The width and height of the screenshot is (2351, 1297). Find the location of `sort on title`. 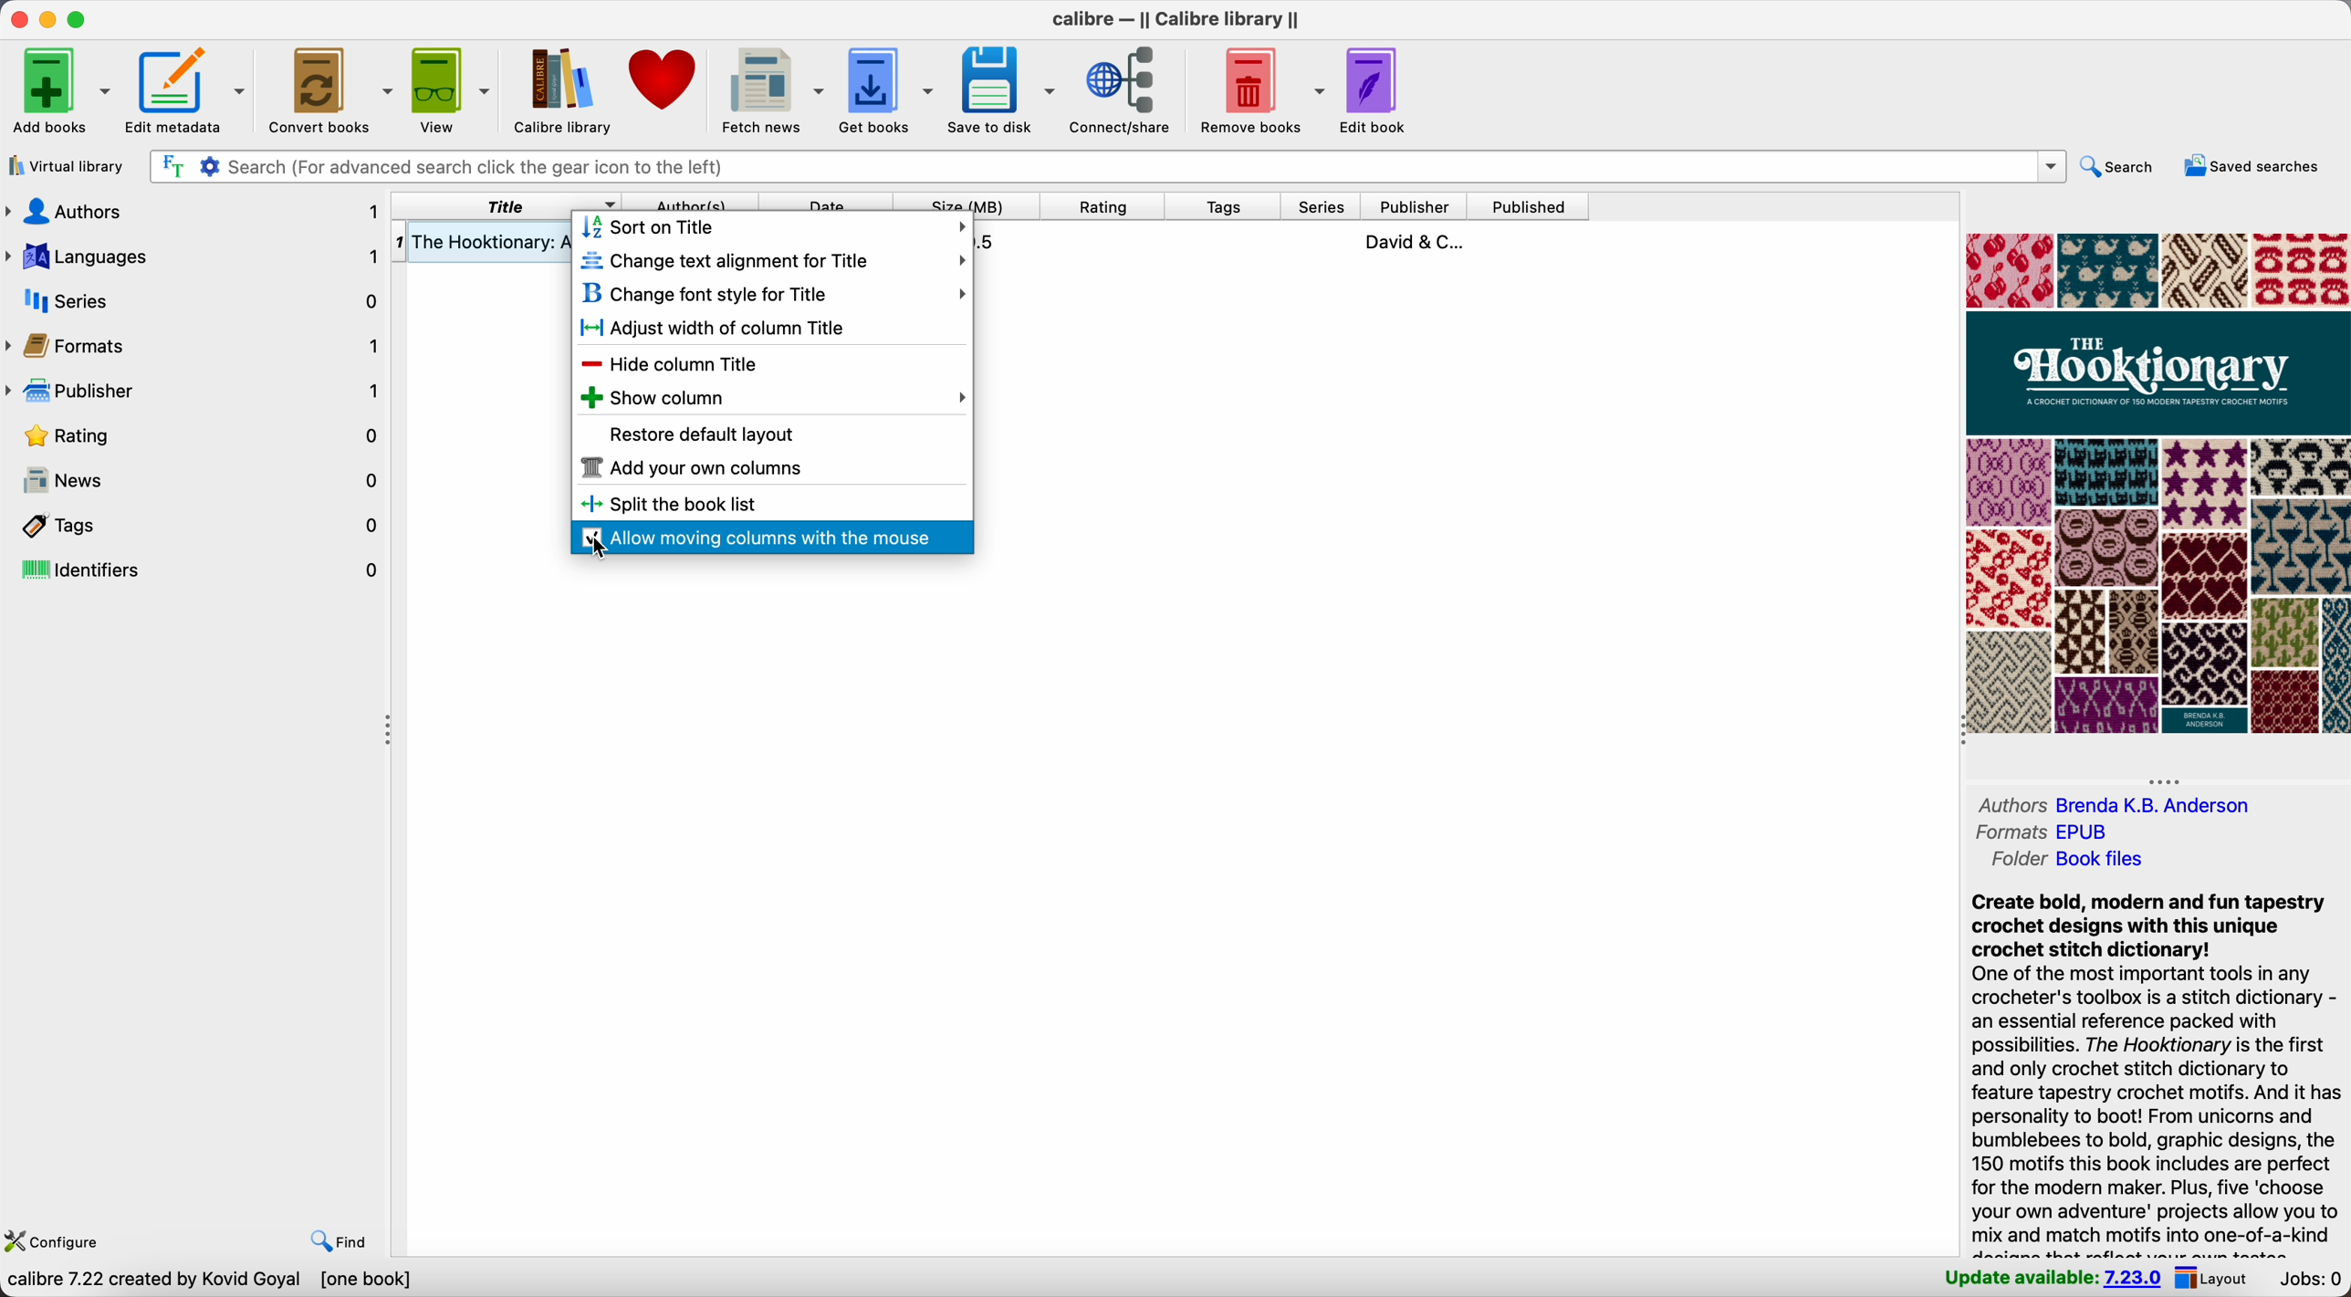

sort on title is located at coordinates (775, 228).